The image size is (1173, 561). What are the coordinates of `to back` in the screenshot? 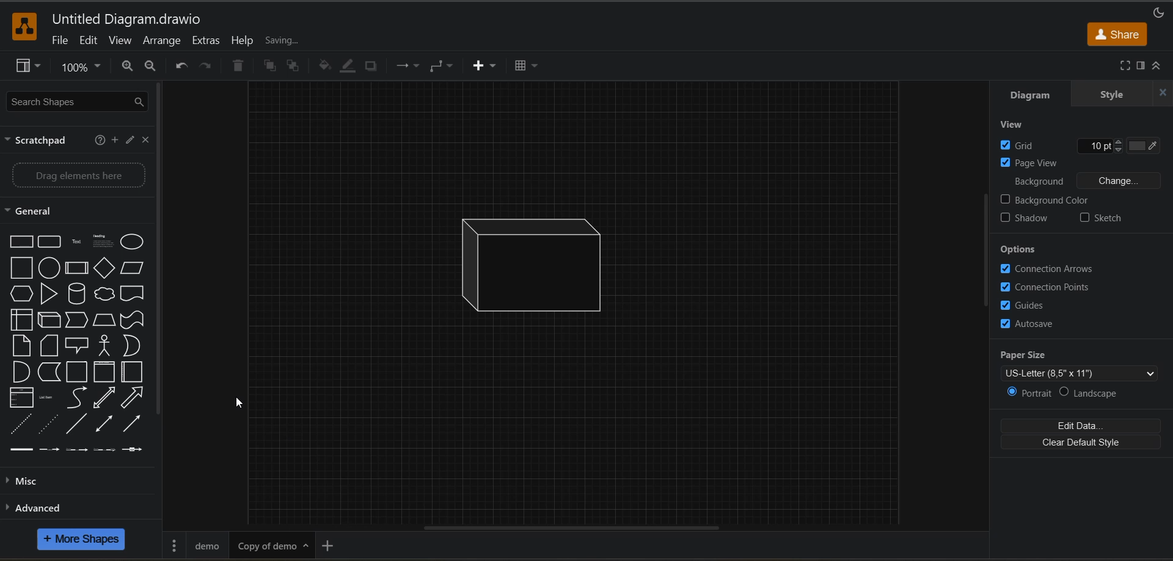 It's located at (293, 66).